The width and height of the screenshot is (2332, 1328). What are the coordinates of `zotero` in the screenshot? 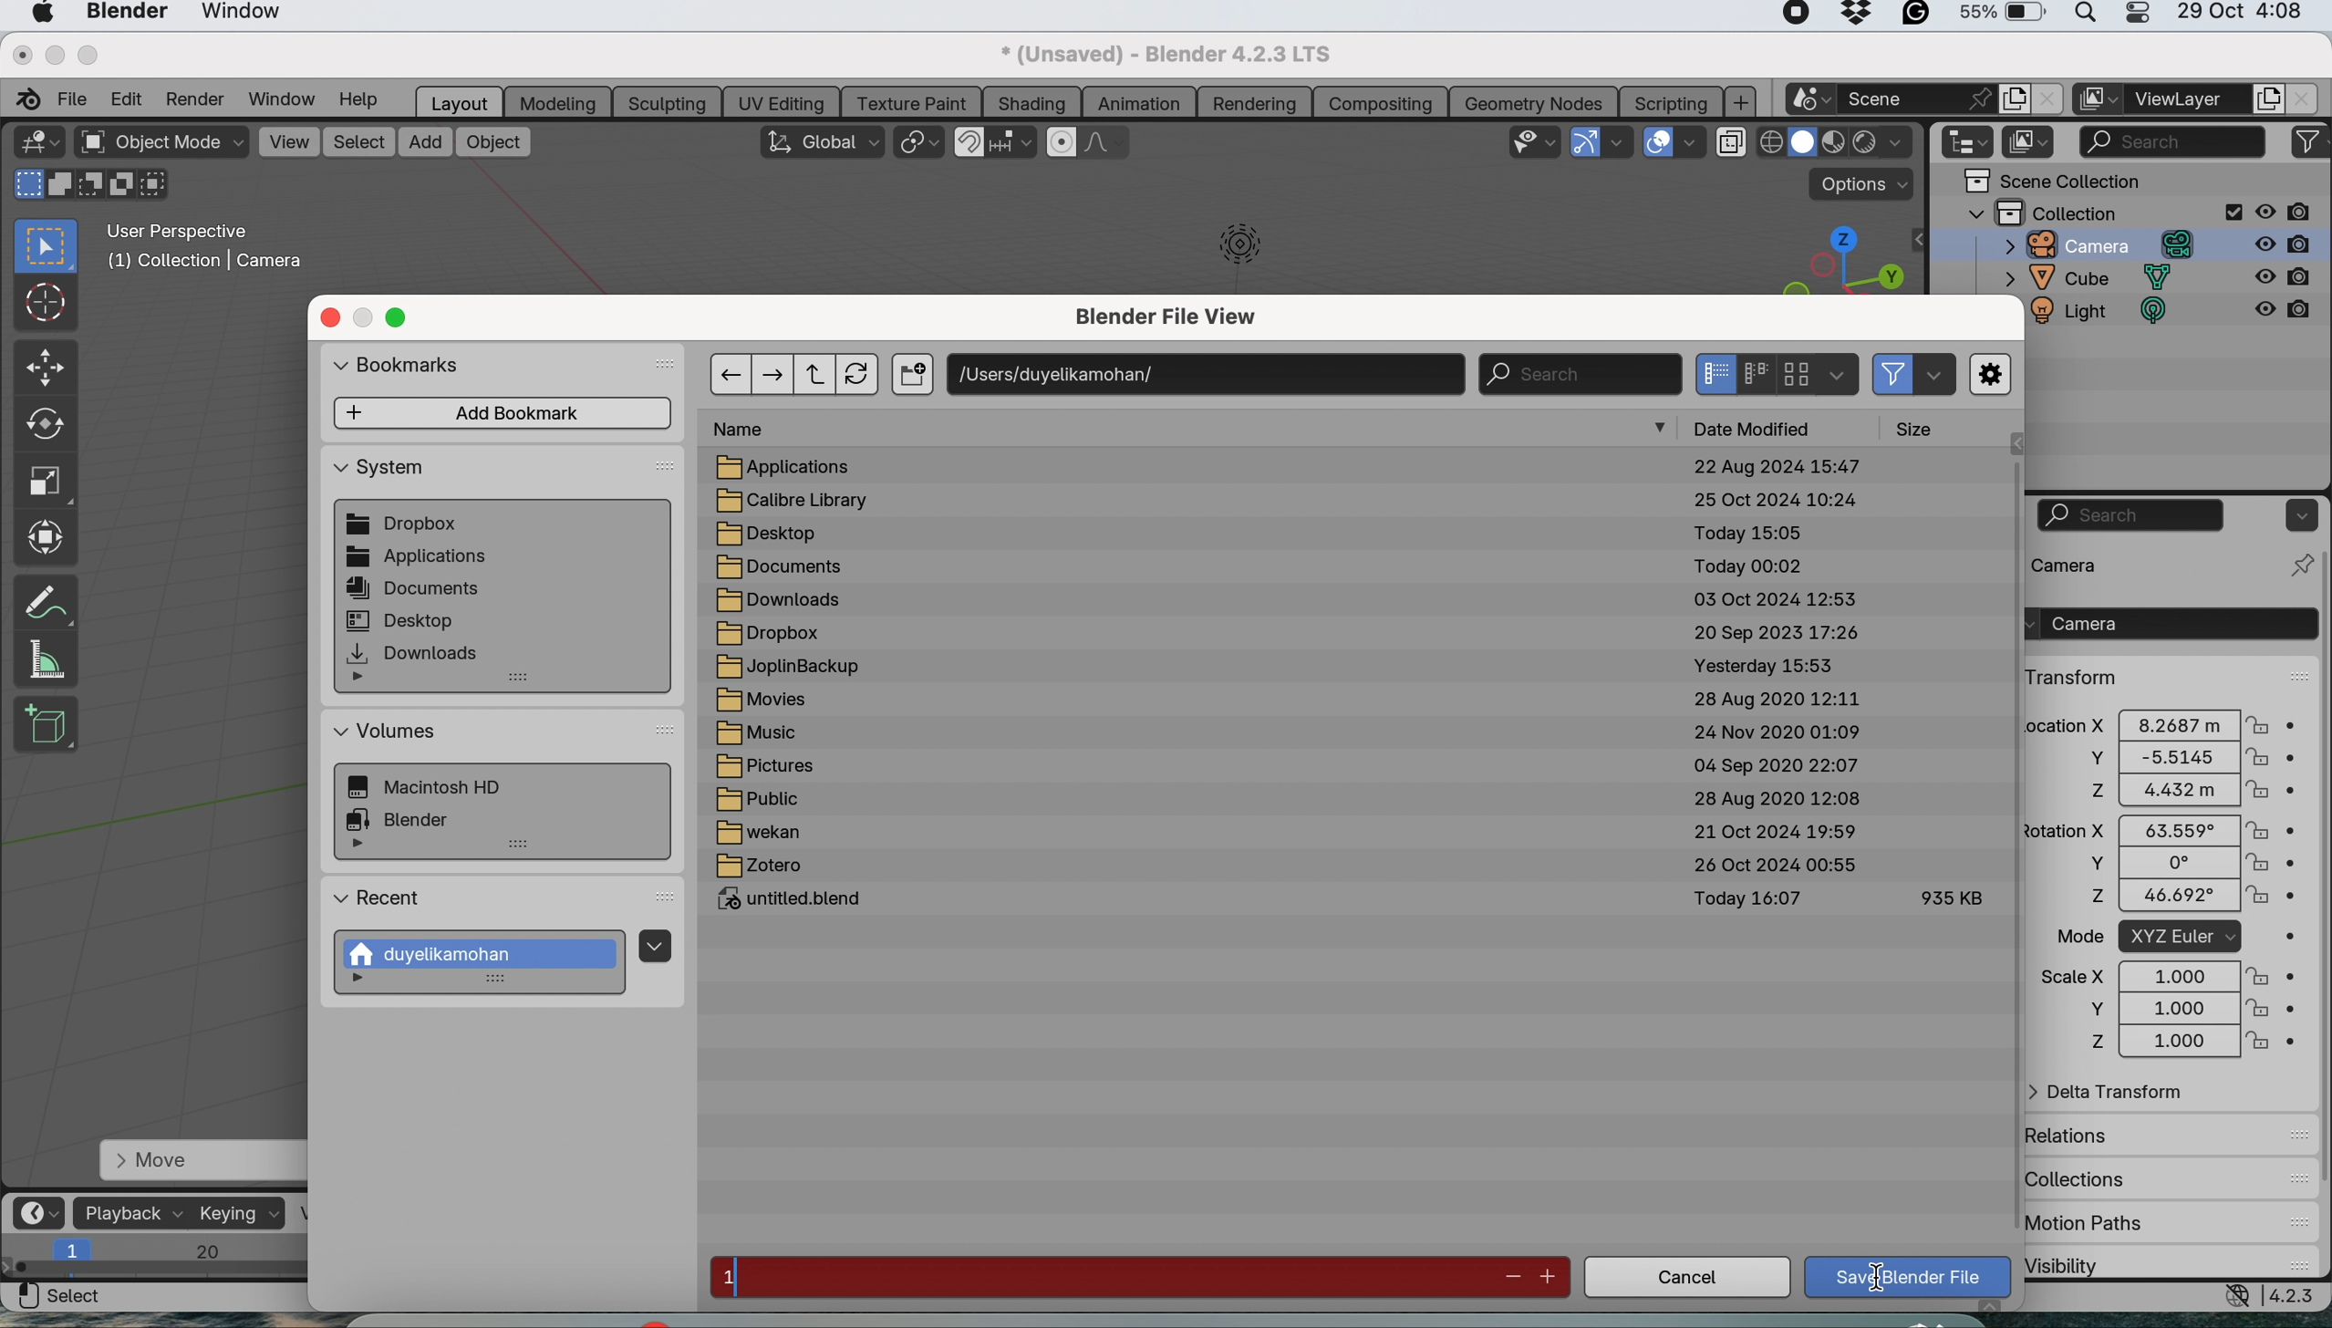 It's located at (762, 867).